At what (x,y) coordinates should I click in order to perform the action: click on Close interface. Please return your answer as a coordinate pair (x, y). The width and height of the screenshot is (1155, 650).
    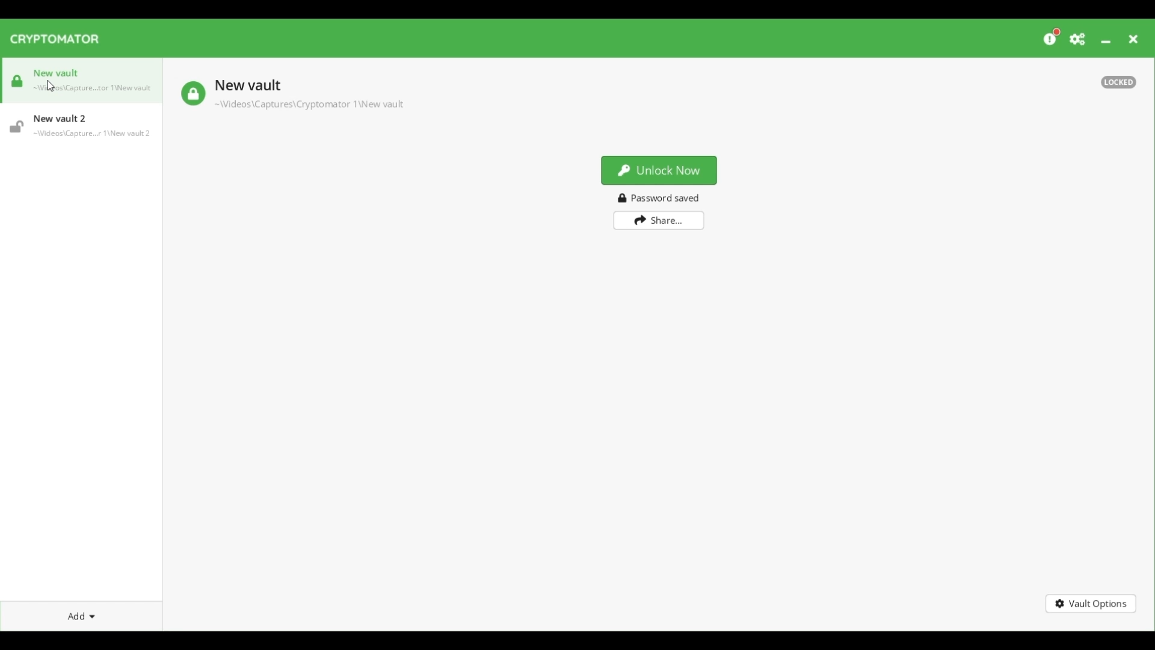
    Looking at the image, I should click on (1133, 39).